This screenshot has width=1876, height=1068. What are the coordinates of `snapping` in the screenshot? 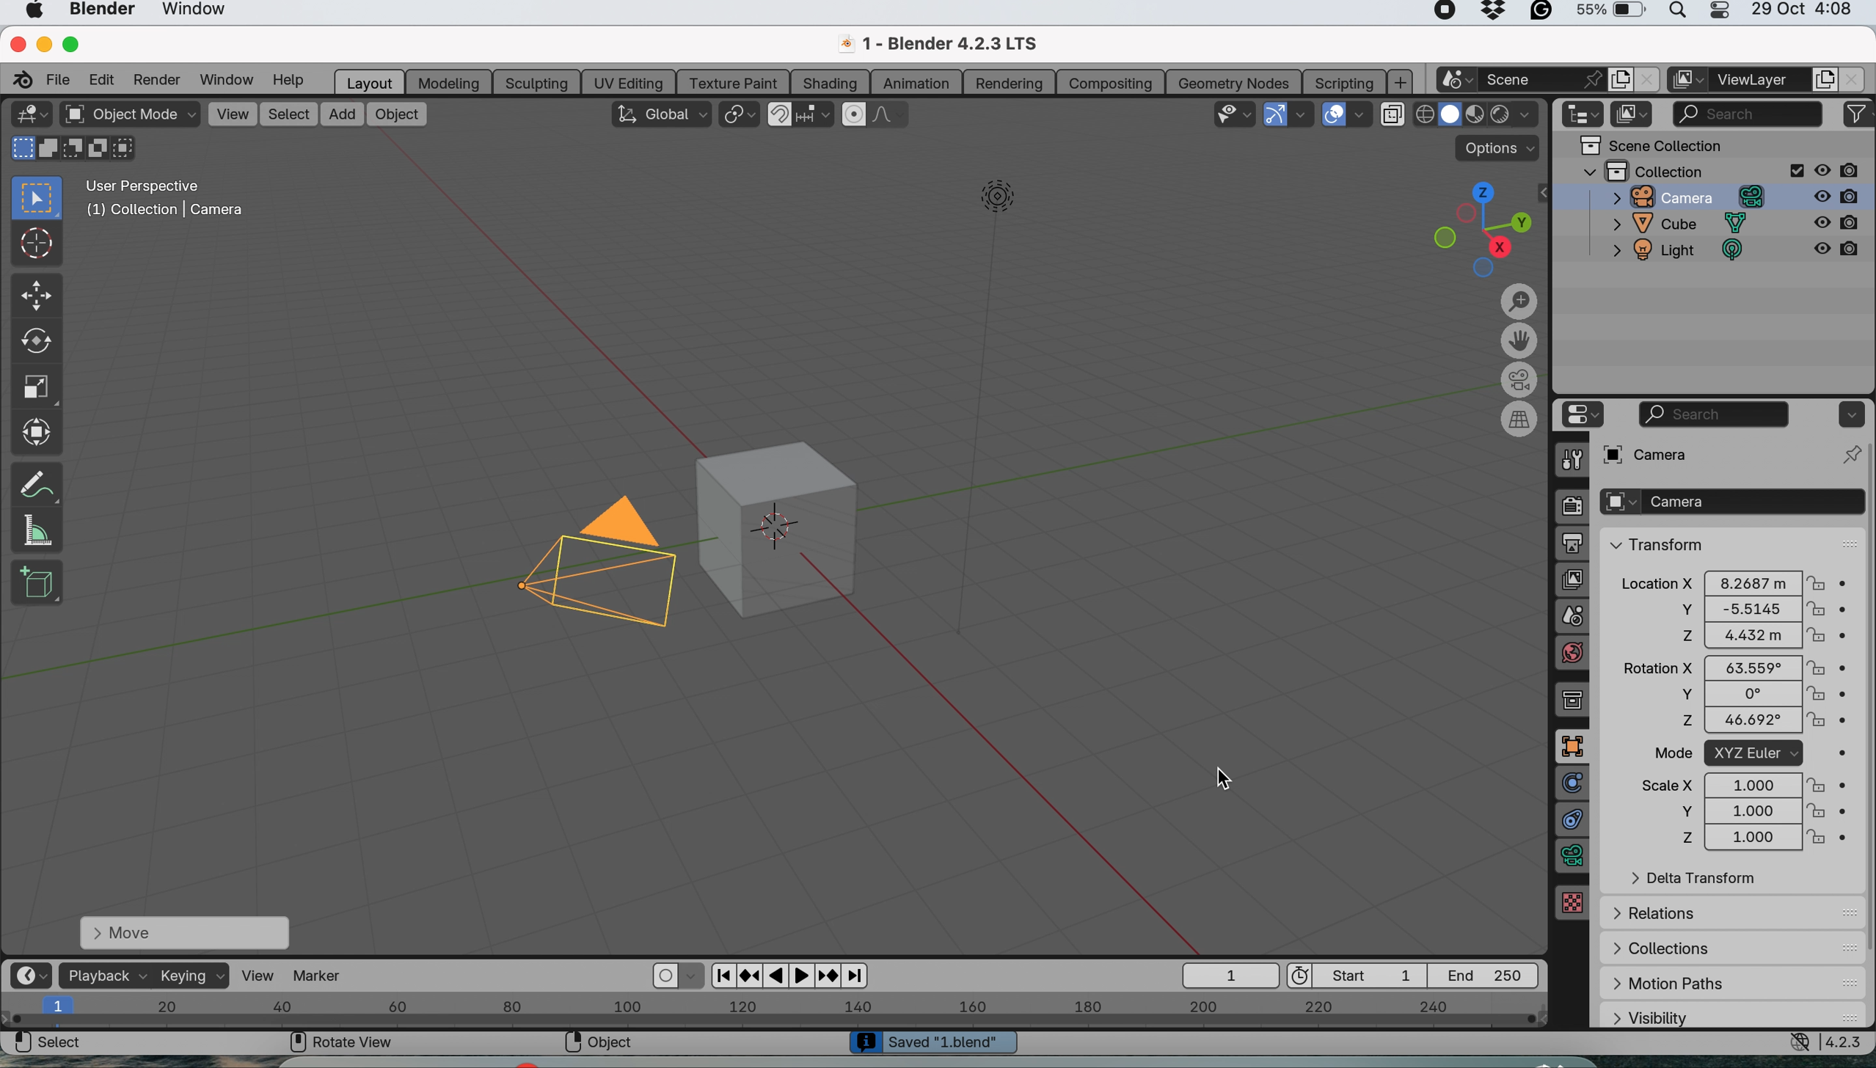 It's located at (816, 115).